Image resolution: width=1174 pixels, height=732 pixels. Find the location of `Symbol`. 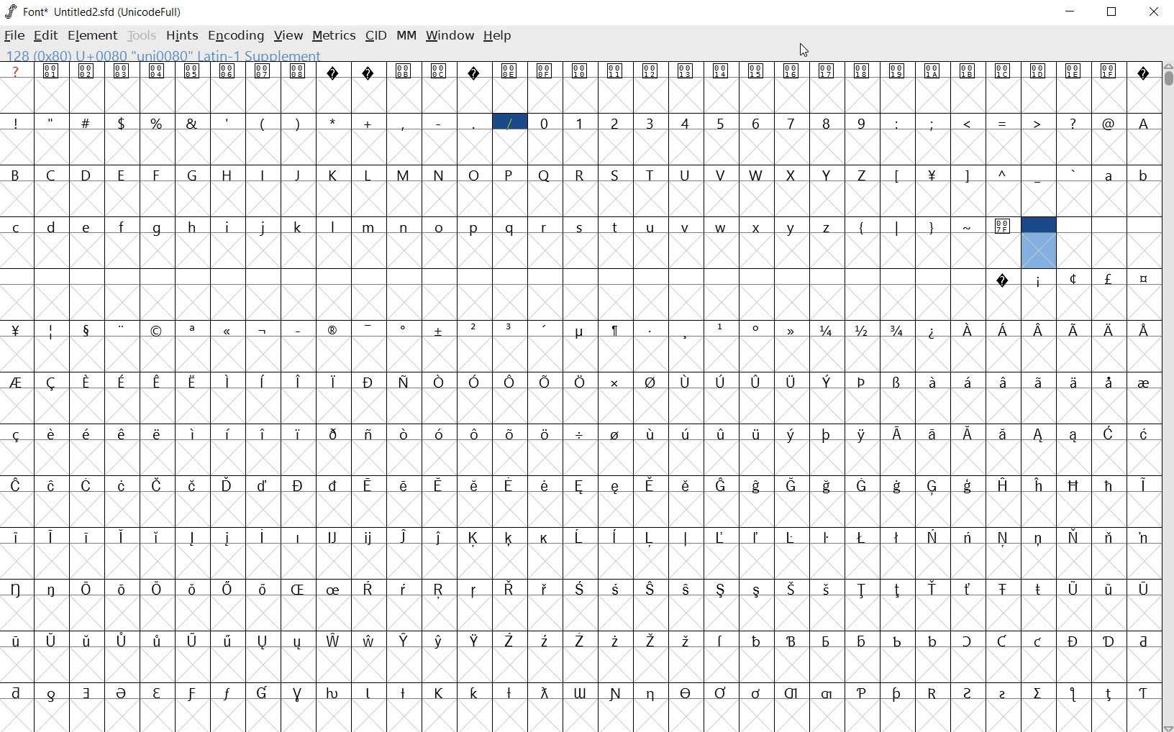

Symbol is located at coordinates (1001, 484).